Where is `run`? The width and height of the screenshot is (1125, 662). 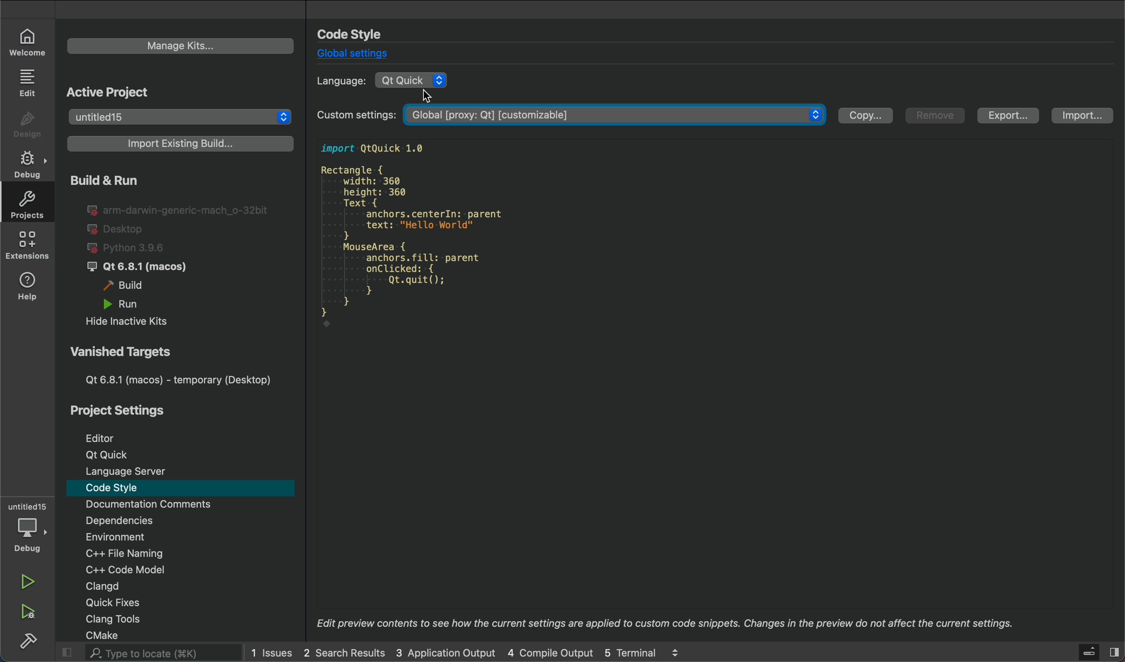
run is located at coordinates (29, 583).